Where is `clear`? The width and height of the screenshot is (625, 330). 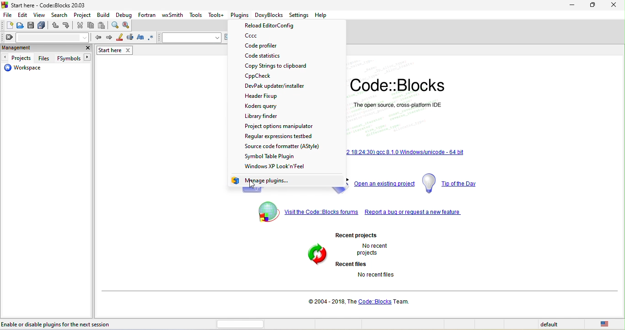
clear is located at coordinates (46, 37).